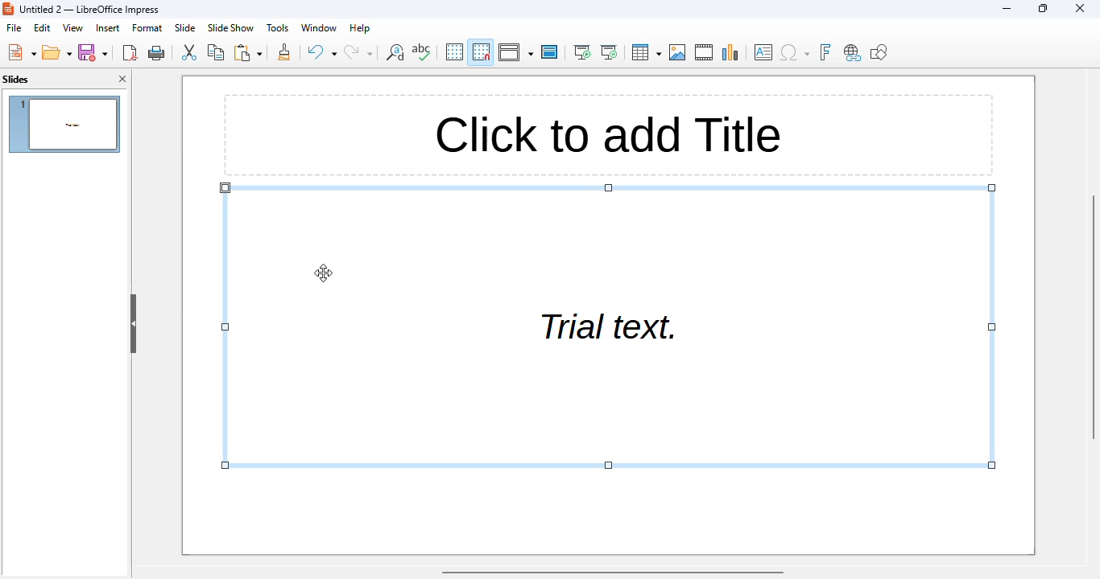 This screenshot has height=579, width=1100. Describe the element at coordinates (131, 52) in the screenshot. I see `export directly as PDF` at that location.